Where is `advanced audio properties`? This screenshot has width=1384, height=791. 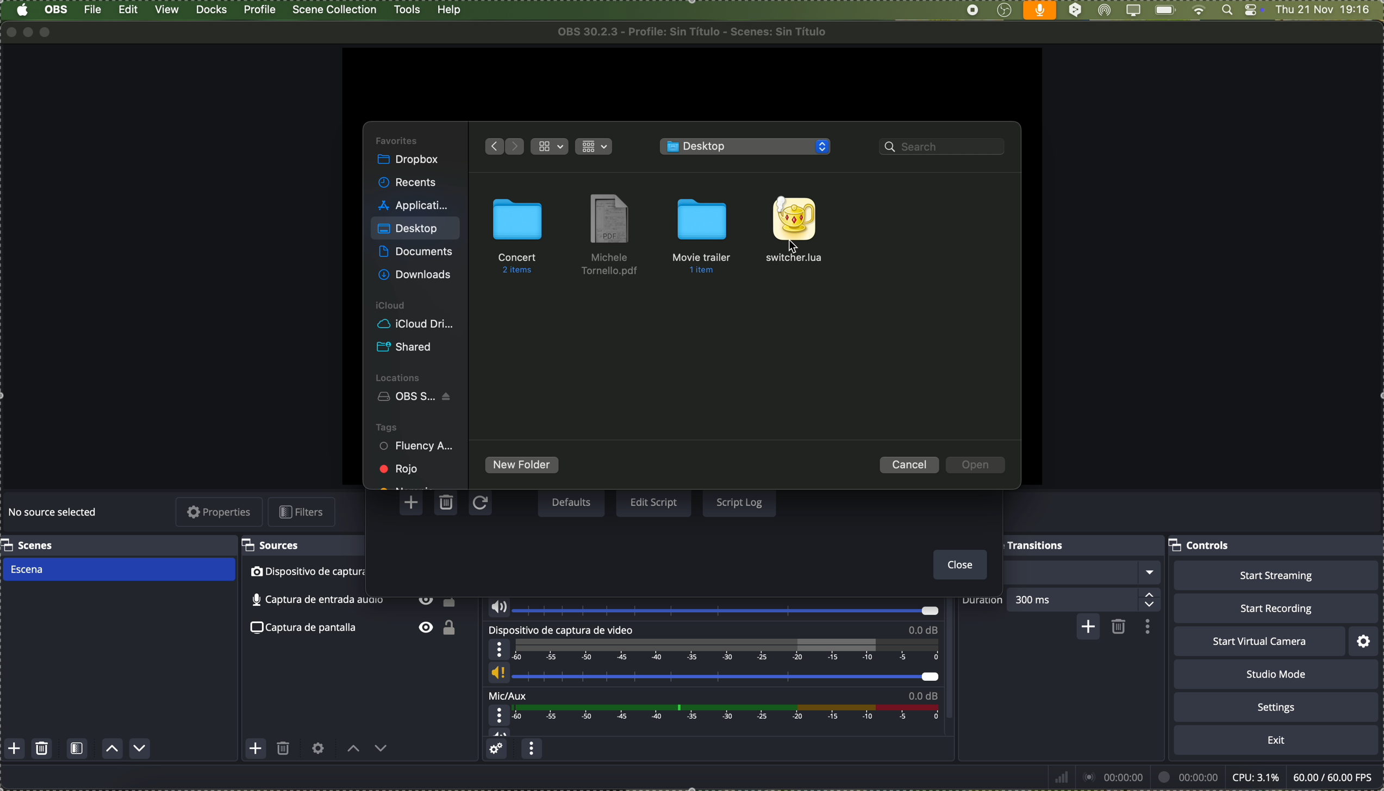 advanced audio properties is located at coordinates (498, 750).